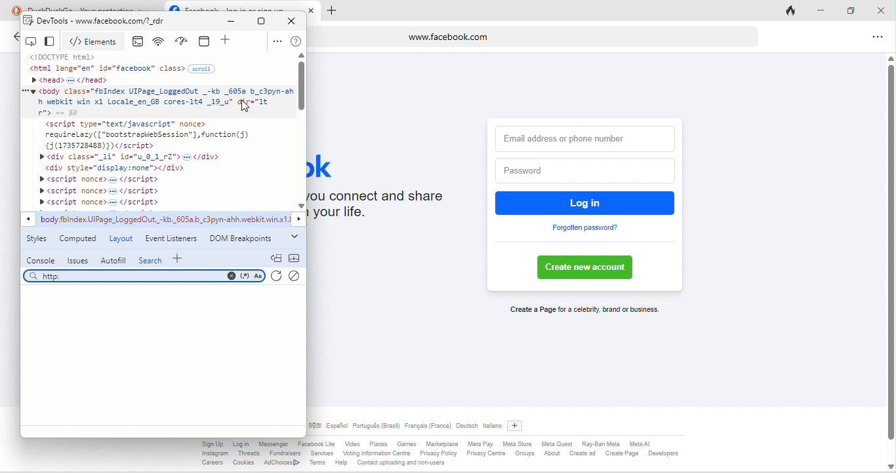 The width and height of the screenshot is (896, 473). Describe the element at coordinates (331, 11) in the screenshot. I see `add tab` at that location.